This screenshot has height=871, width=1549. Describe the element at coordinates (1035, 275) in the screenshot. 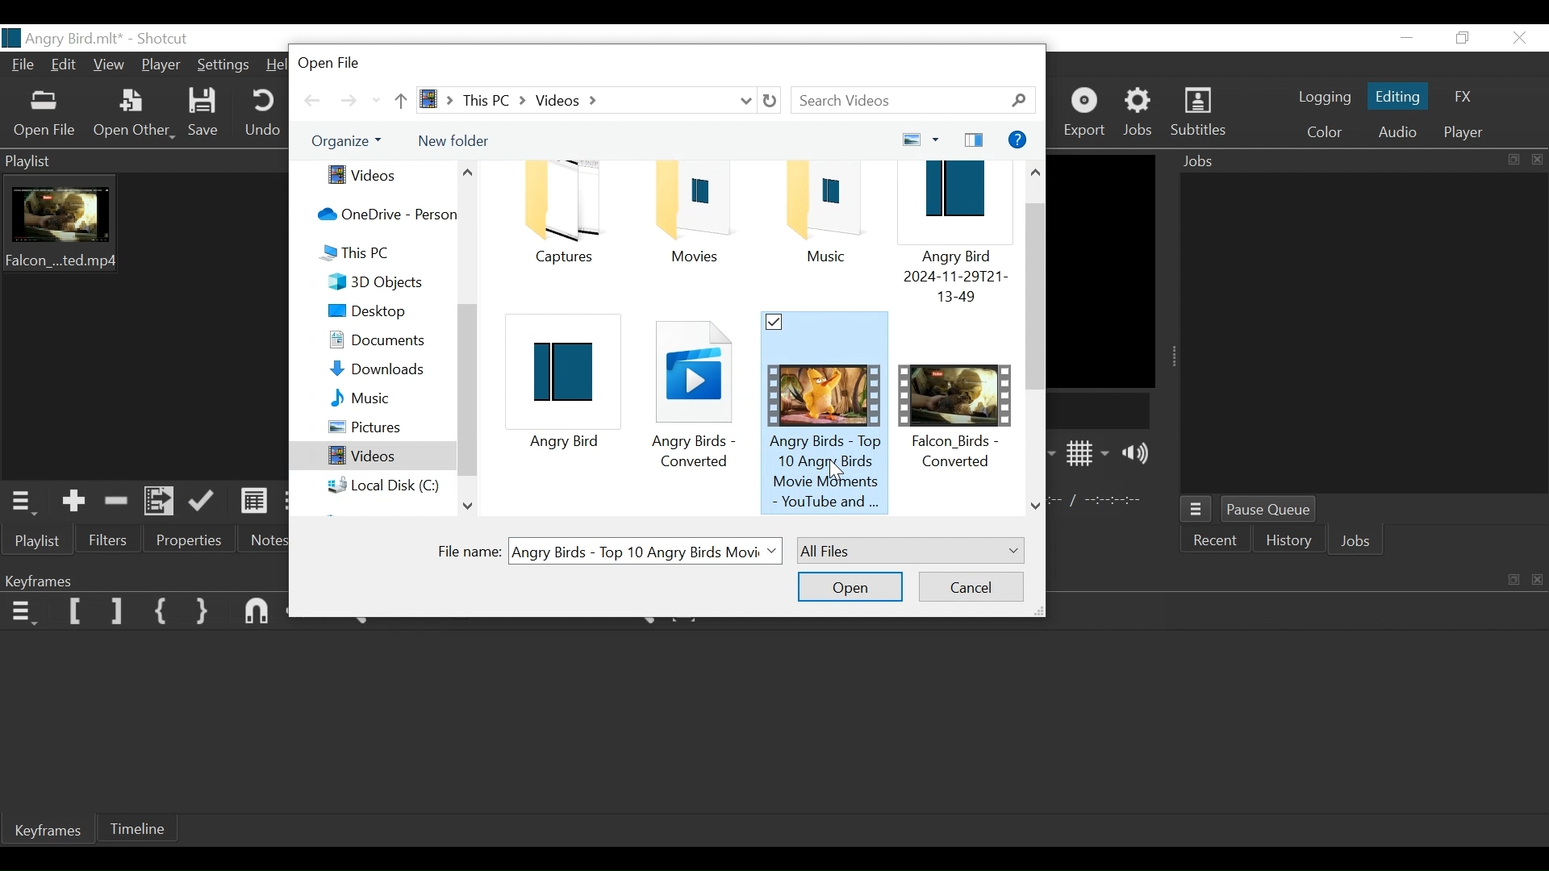

I see `Vertical Scroll bar` at that location.